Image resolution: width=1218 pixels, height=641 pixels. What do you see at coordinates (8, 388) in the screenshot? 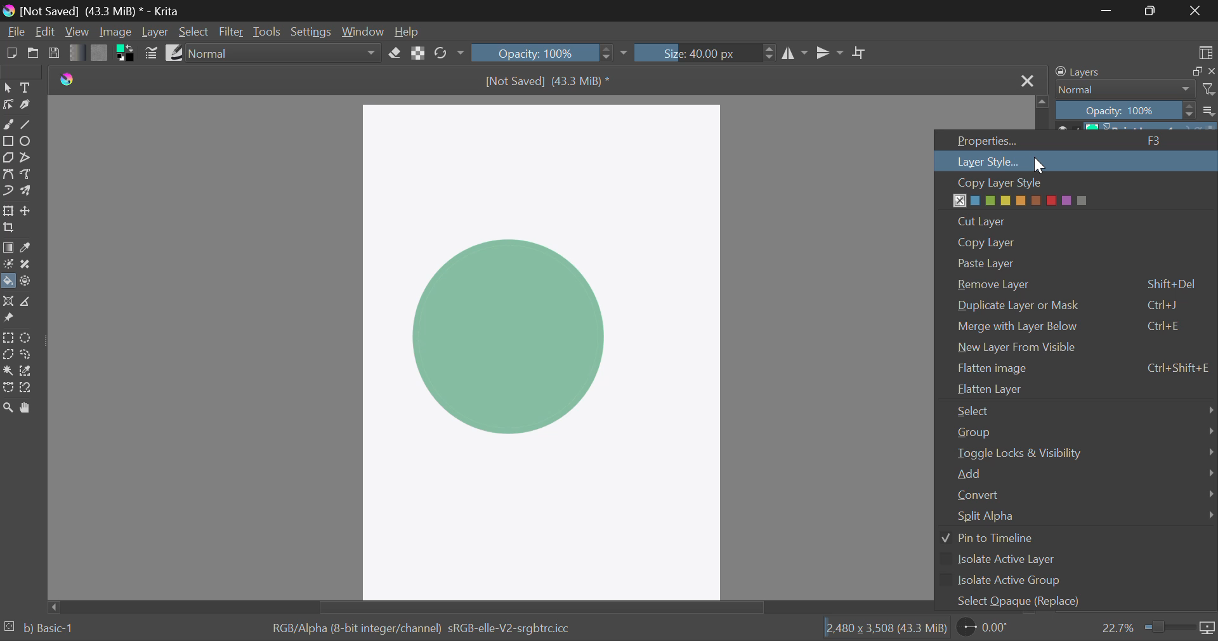
I see `Bezier Curve Selection` at bounding box center [8, 388].